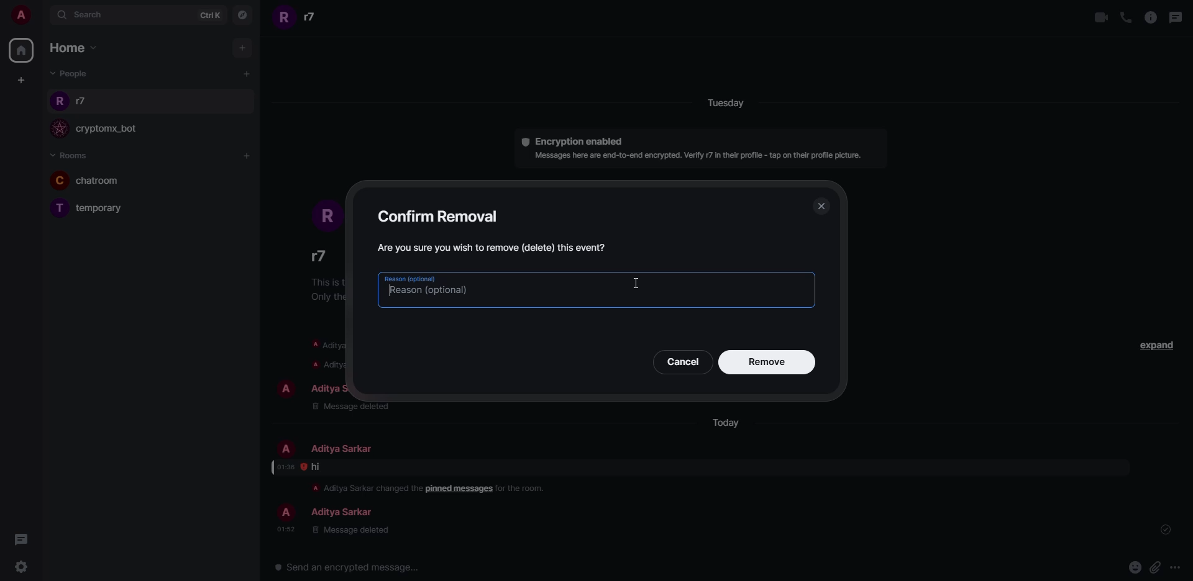 The image size is (1193, 581). Describe the element at coordinates (25, 540) in the screenshot. I see `threads` at that location.